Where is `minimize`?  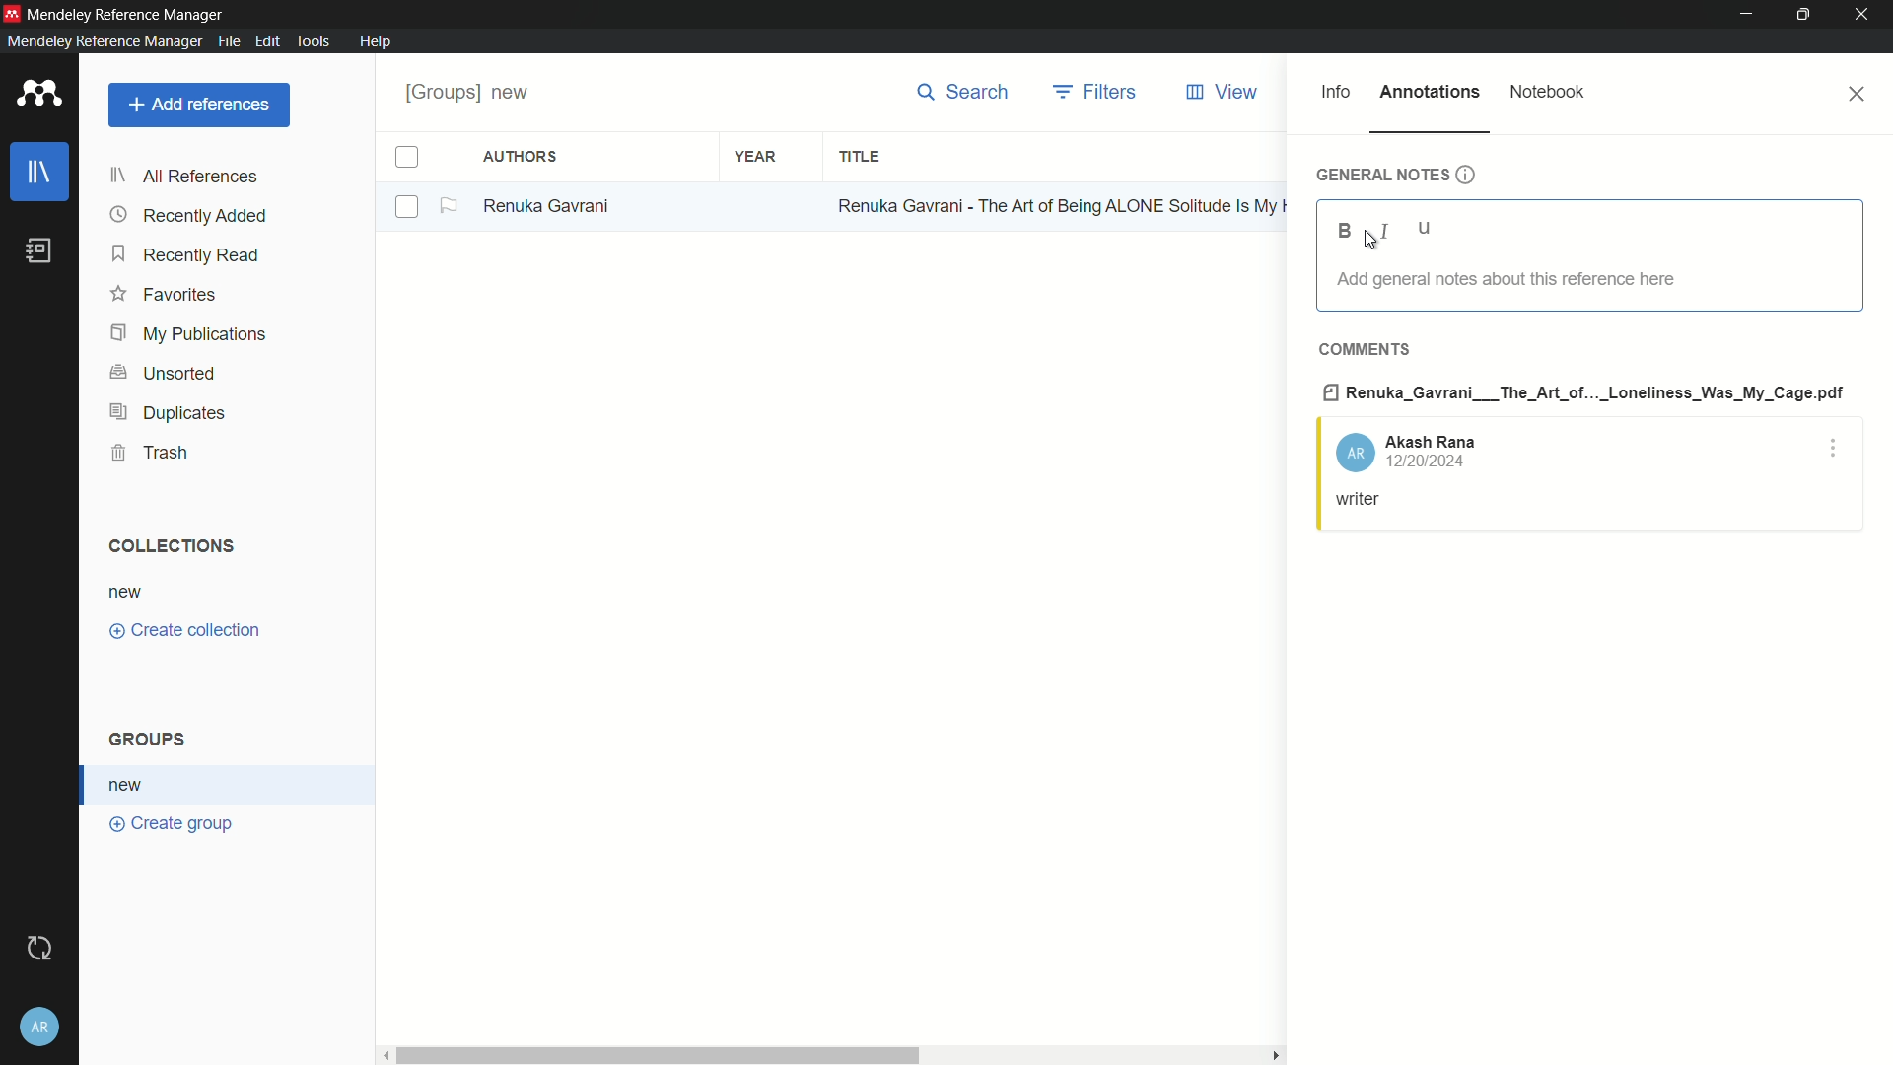
minimize is located at coordinates (1747, 15).